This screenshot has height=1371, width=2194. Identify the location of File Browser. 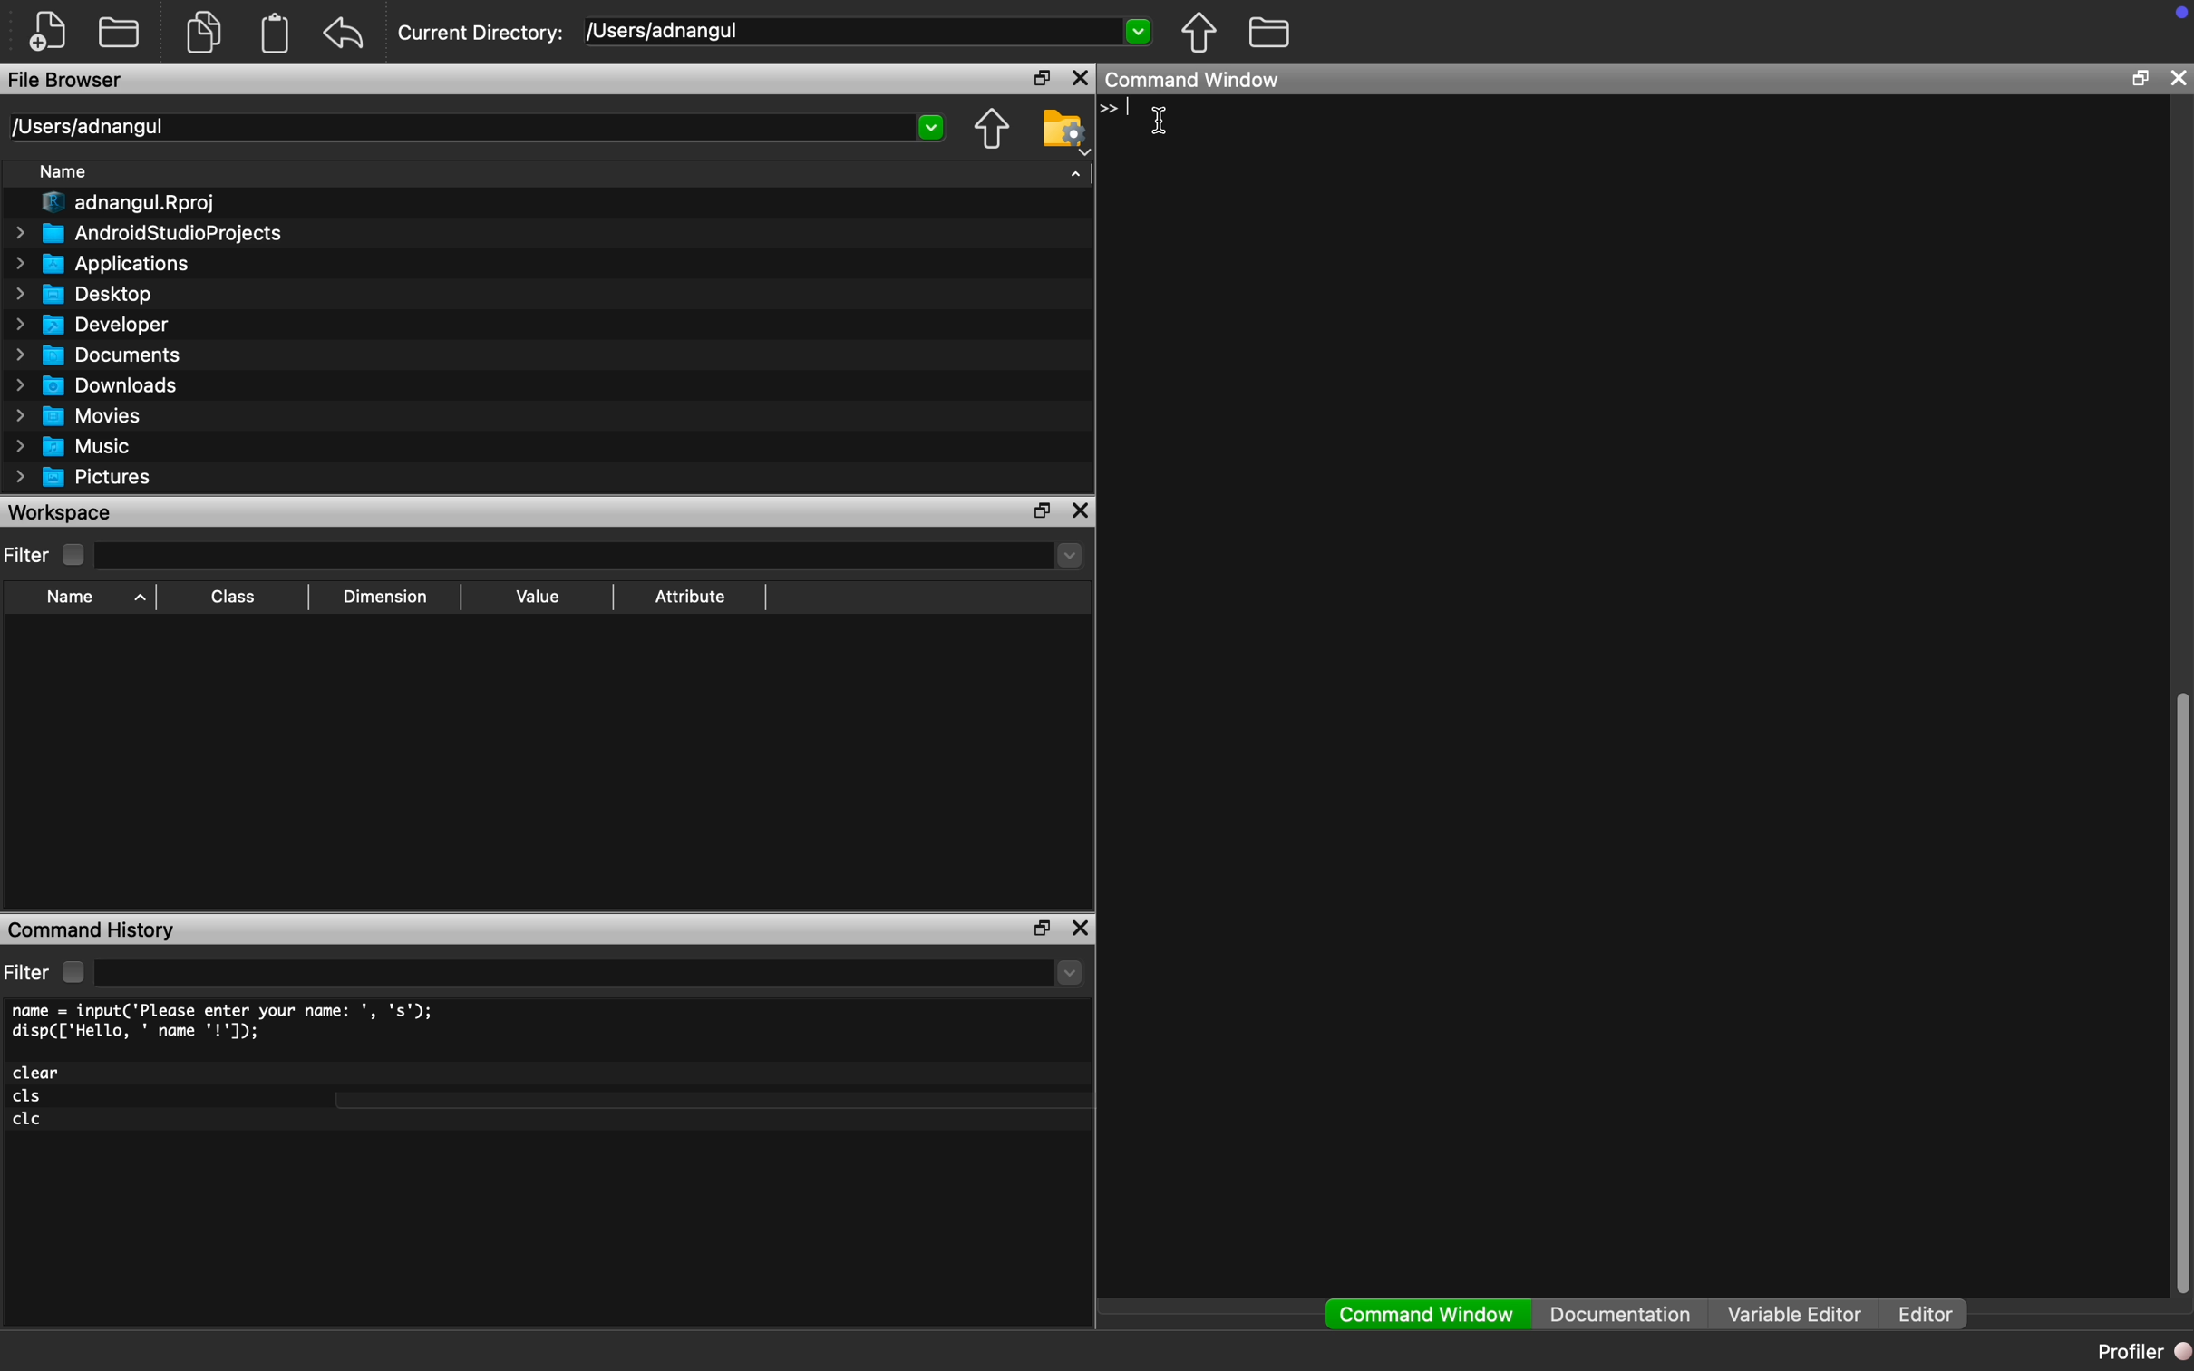
(66, 79).